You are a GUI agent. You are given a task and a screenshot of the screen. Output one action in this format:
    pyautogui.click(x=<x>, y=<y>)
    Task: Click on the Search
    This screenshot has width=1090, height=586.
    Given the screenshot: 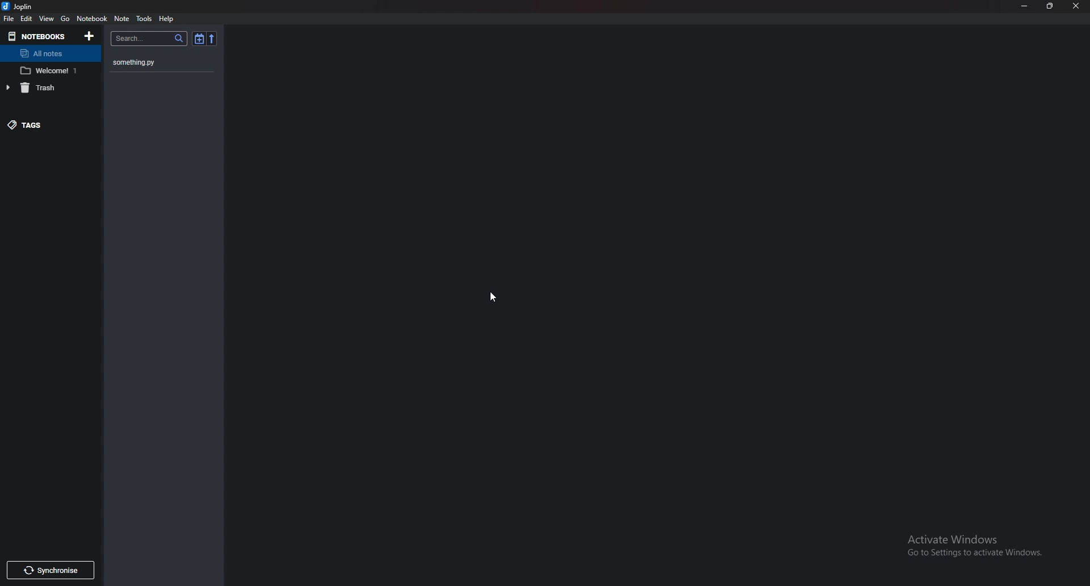 What is the action you would take?
    pyautogui.click(x=149, y=39)
    